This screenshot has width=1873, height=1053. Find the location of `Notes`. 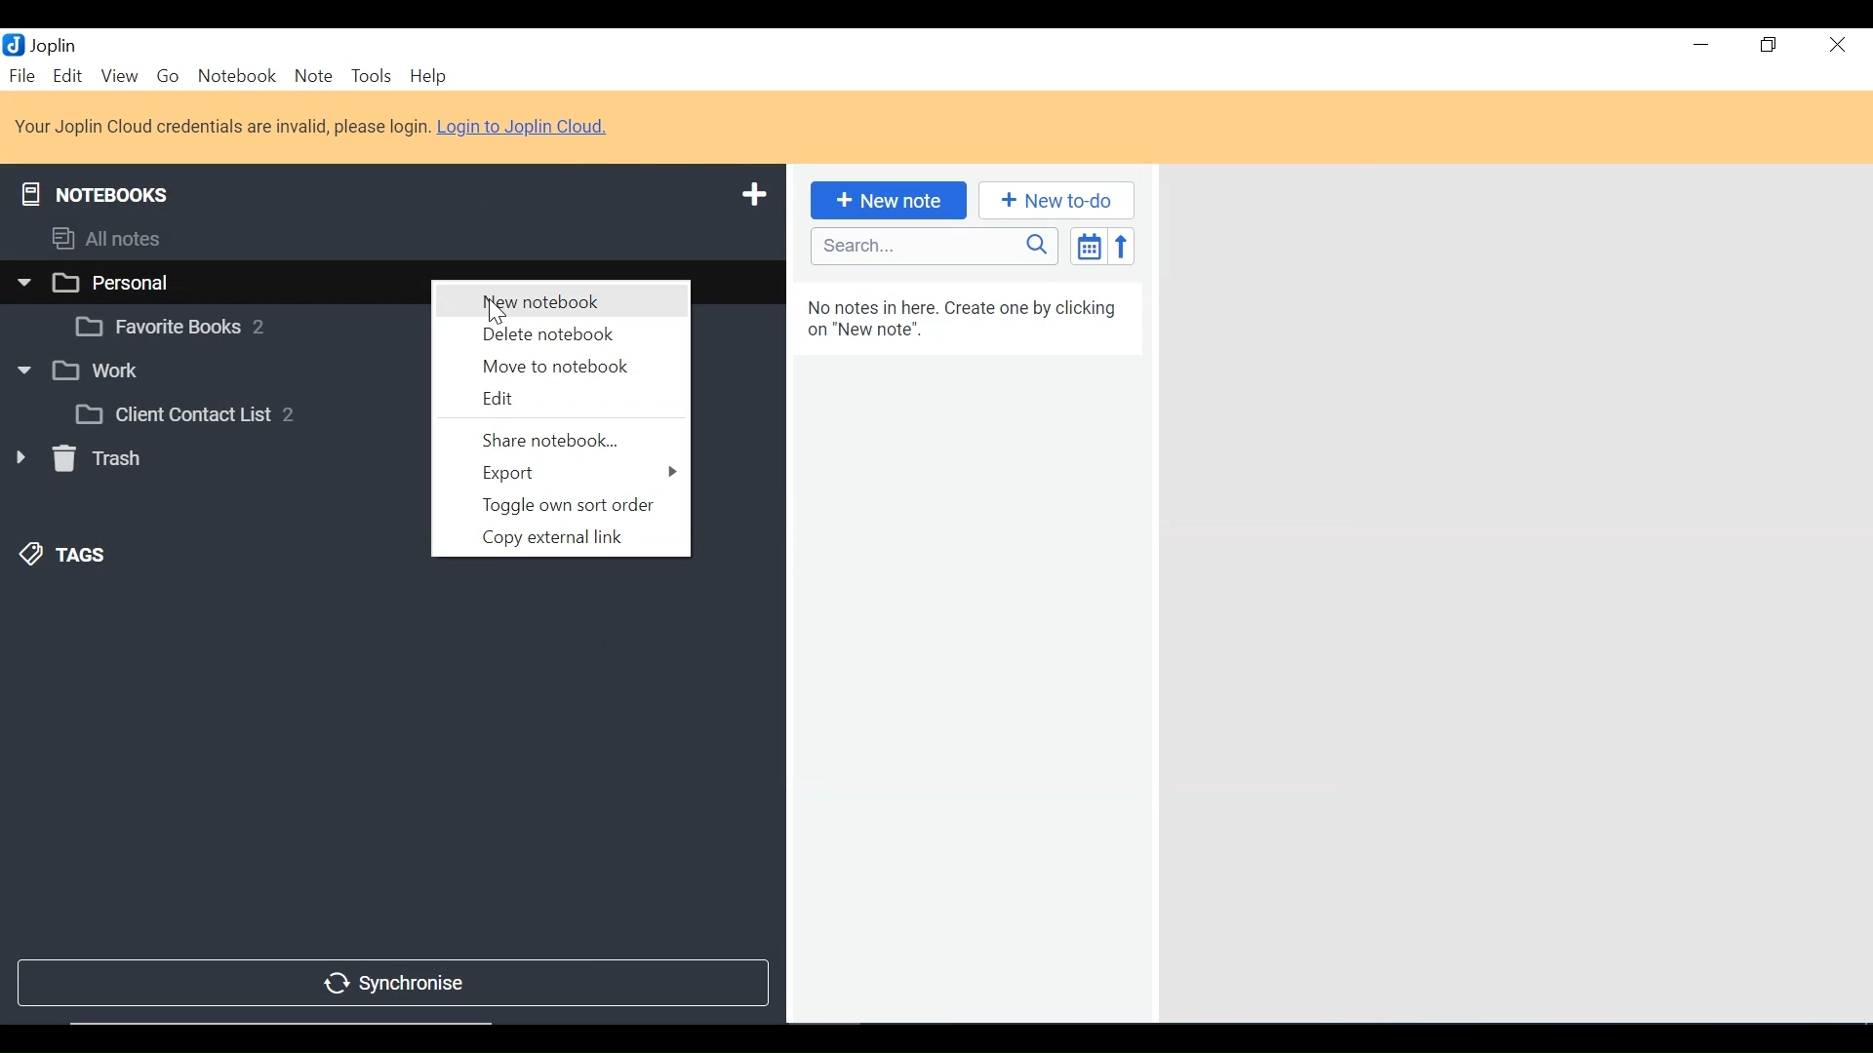

Notes is located at coordinates (968, 650).